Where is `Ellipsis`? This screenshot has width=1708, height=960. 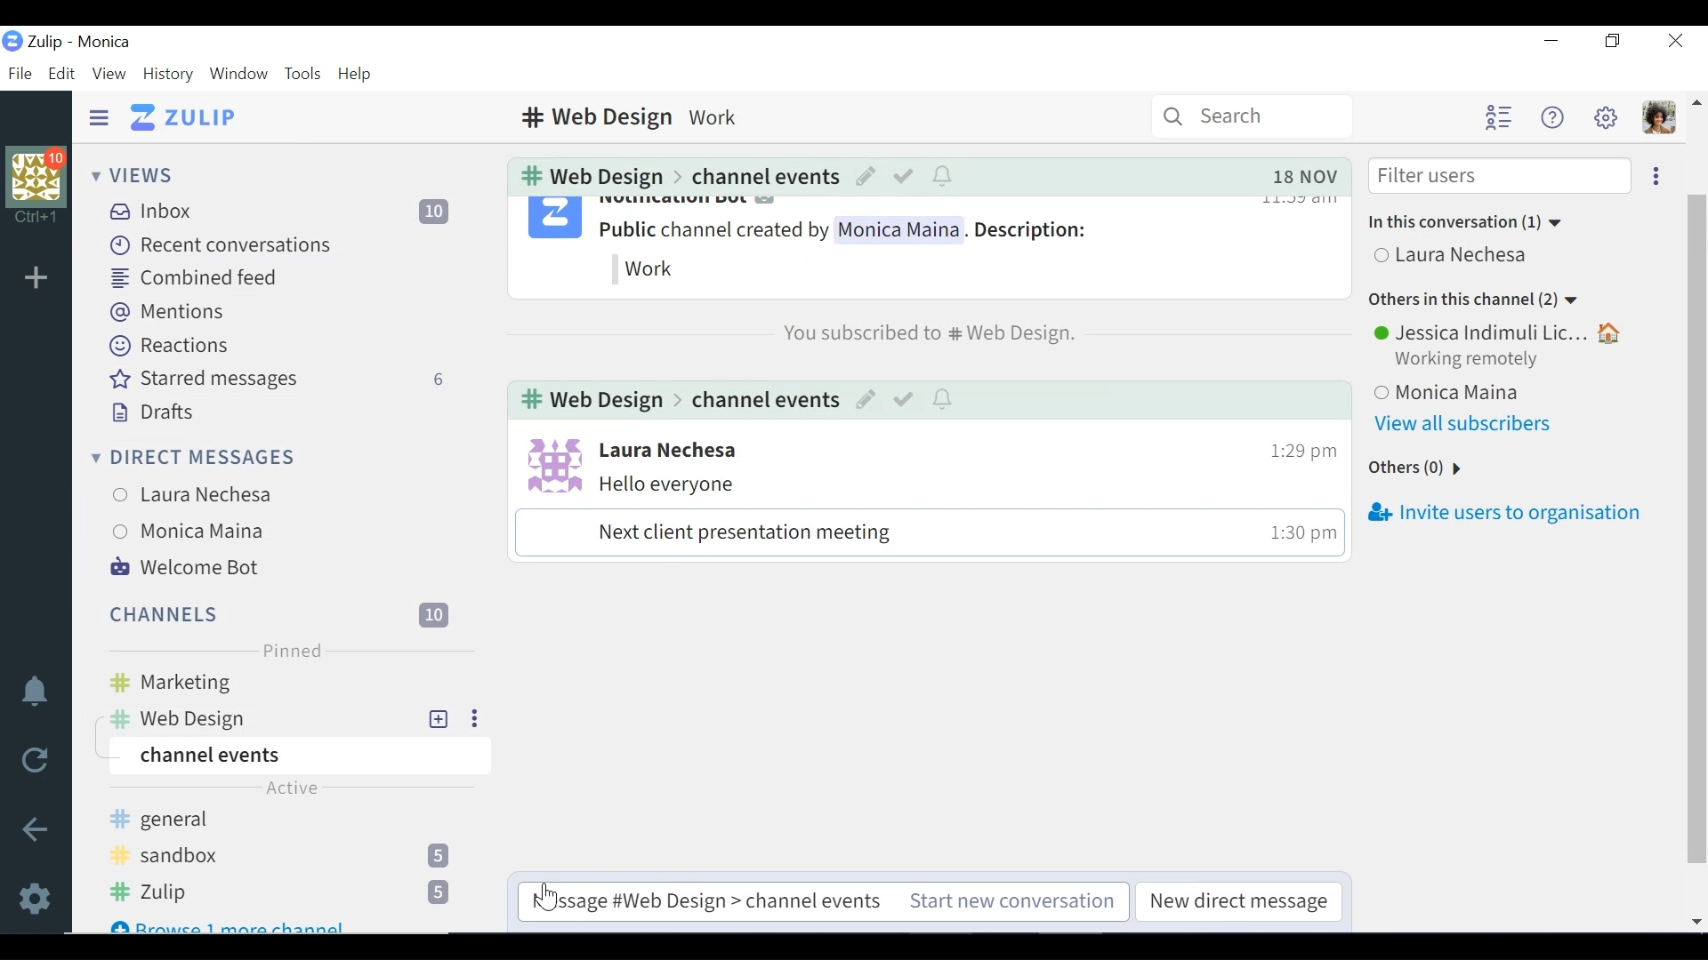 Ellipsis is located at coordinates (471, 718).